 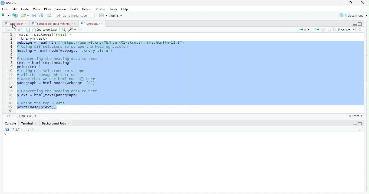 I want to click on go back to the previous source location, so click(x=7, y=30).